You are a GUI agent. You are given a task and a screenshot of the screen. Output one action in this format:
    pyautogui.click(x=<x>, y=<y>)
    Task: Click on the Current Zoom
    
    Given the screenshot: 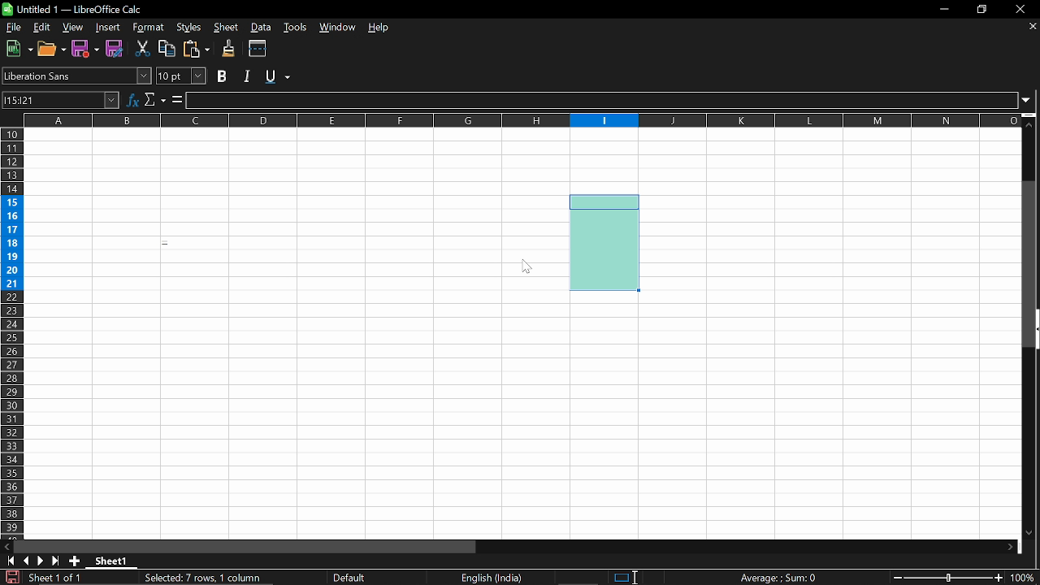 What is the action you would take?
    pyautogui.click(x=1025, y=578)
    